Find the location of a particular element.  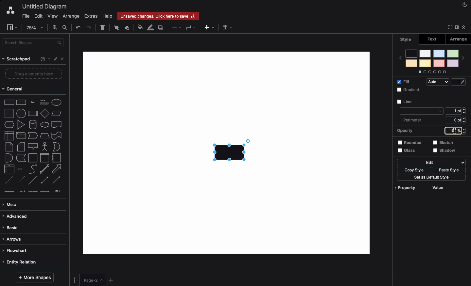

Glass is located at coordinates (407, 151).